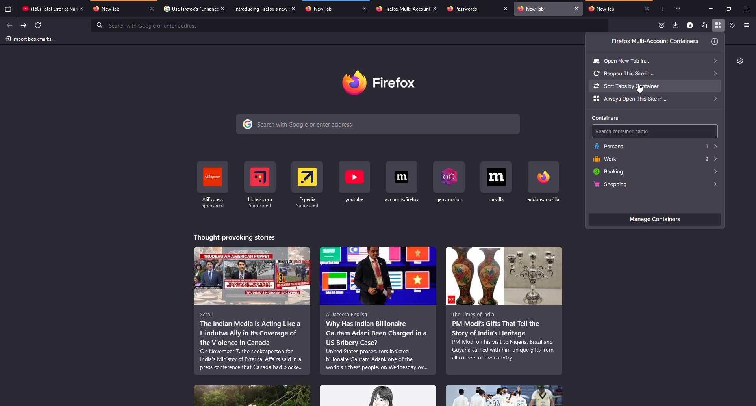  I want to click on extensions, so click(703, 26).